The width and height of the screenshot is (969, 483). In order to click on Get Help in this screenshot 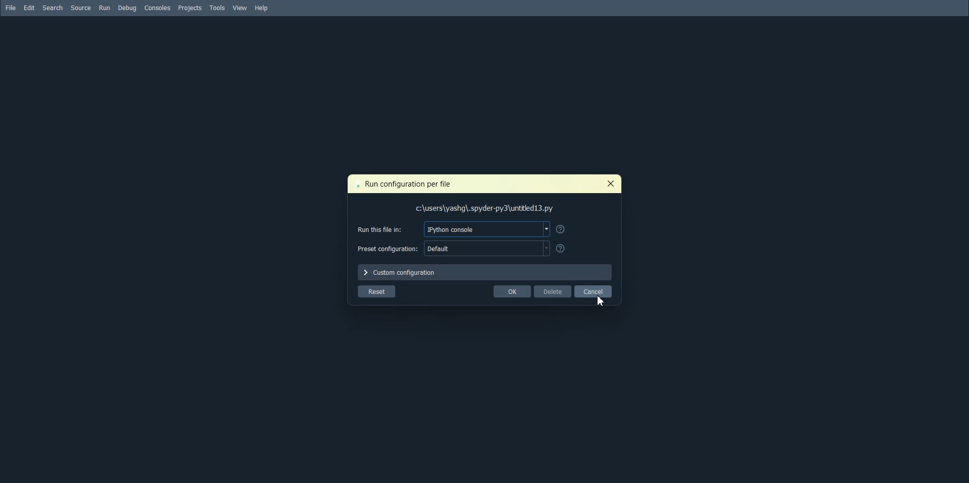, I will do `click(561, 248)`.